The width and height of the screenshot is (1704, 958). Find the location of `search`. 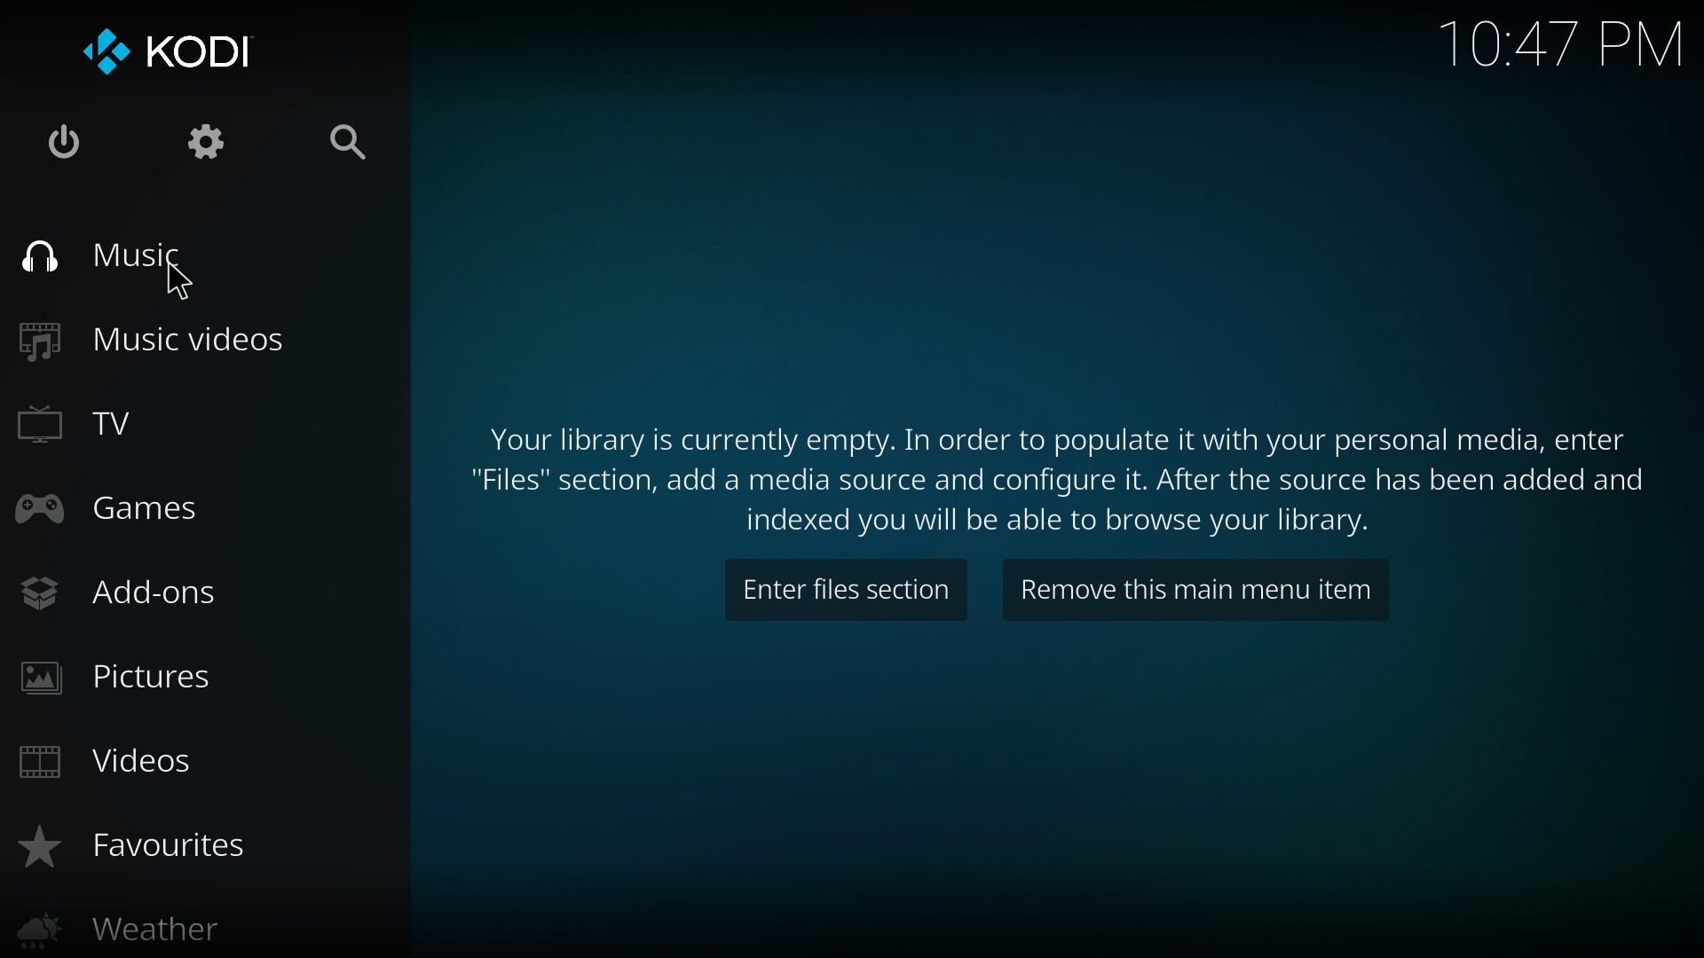

search is located at coordinates (352, 144).